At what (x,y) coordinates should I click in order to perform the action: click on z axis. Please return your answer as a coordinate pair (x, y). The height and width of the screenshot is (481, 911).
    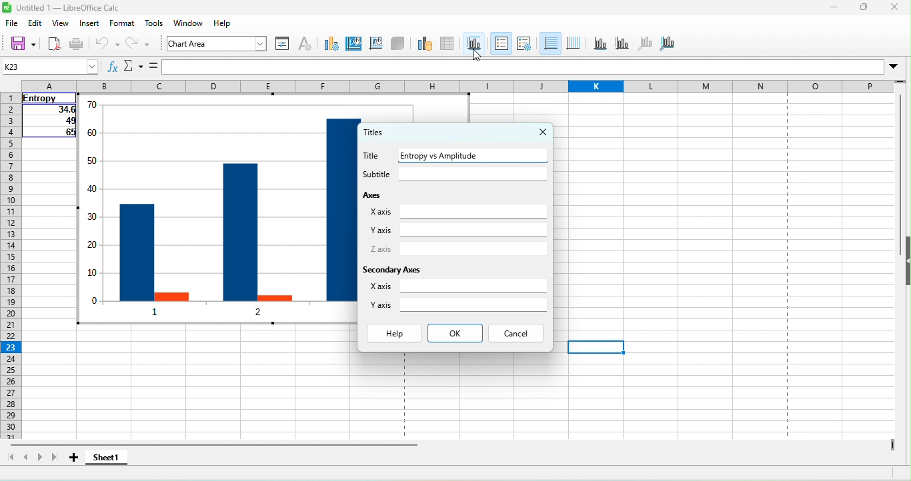
    Looking at the image, I should click on (455, 248).